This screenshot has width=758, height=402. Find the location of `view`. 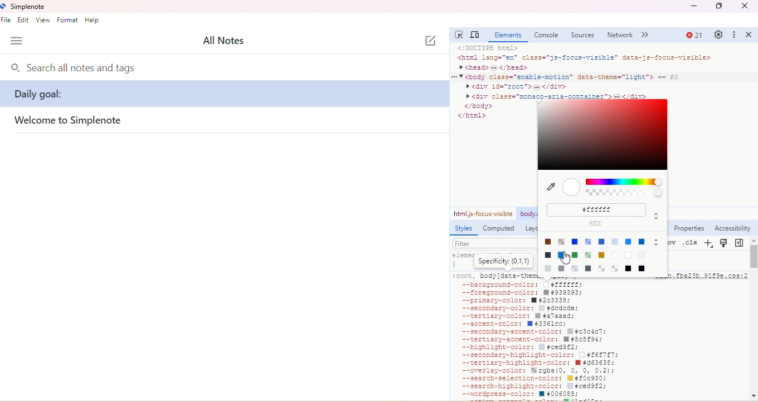

view is located at coordinates (42, 20).